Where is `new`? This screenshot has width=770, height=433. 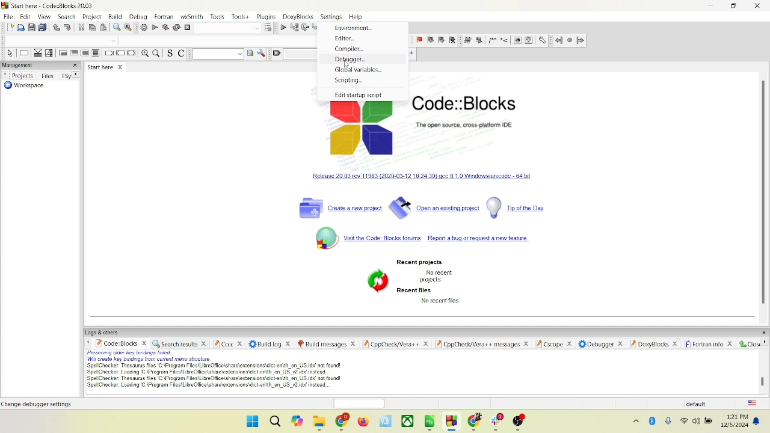 new is located at coordinates (10, 26).